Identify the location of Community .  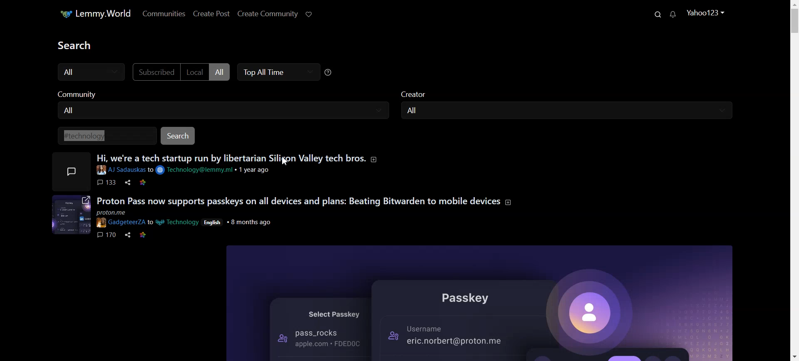
(222, 94).